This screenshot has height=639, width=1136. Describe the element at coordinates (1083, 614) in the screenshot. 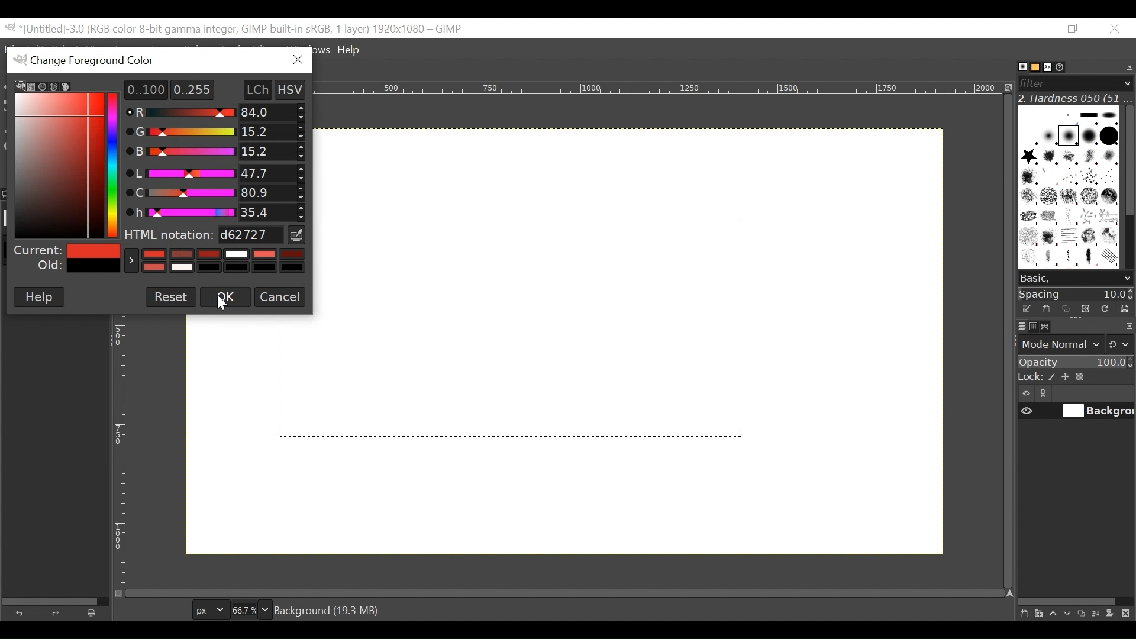

I see `Duplicate this layer` at that location.